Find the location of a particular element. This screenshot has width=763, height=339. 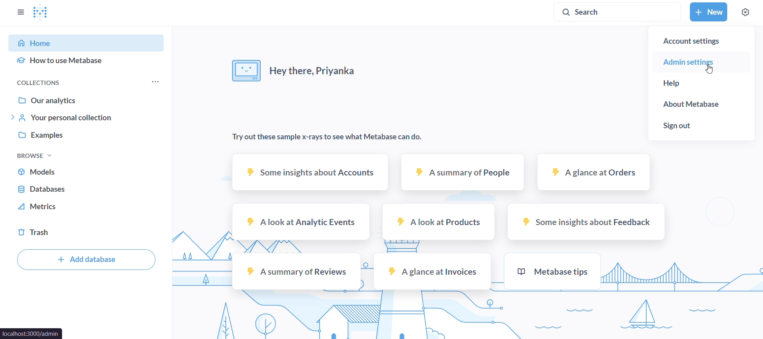

admin settings is located at coordinates (698, 62).